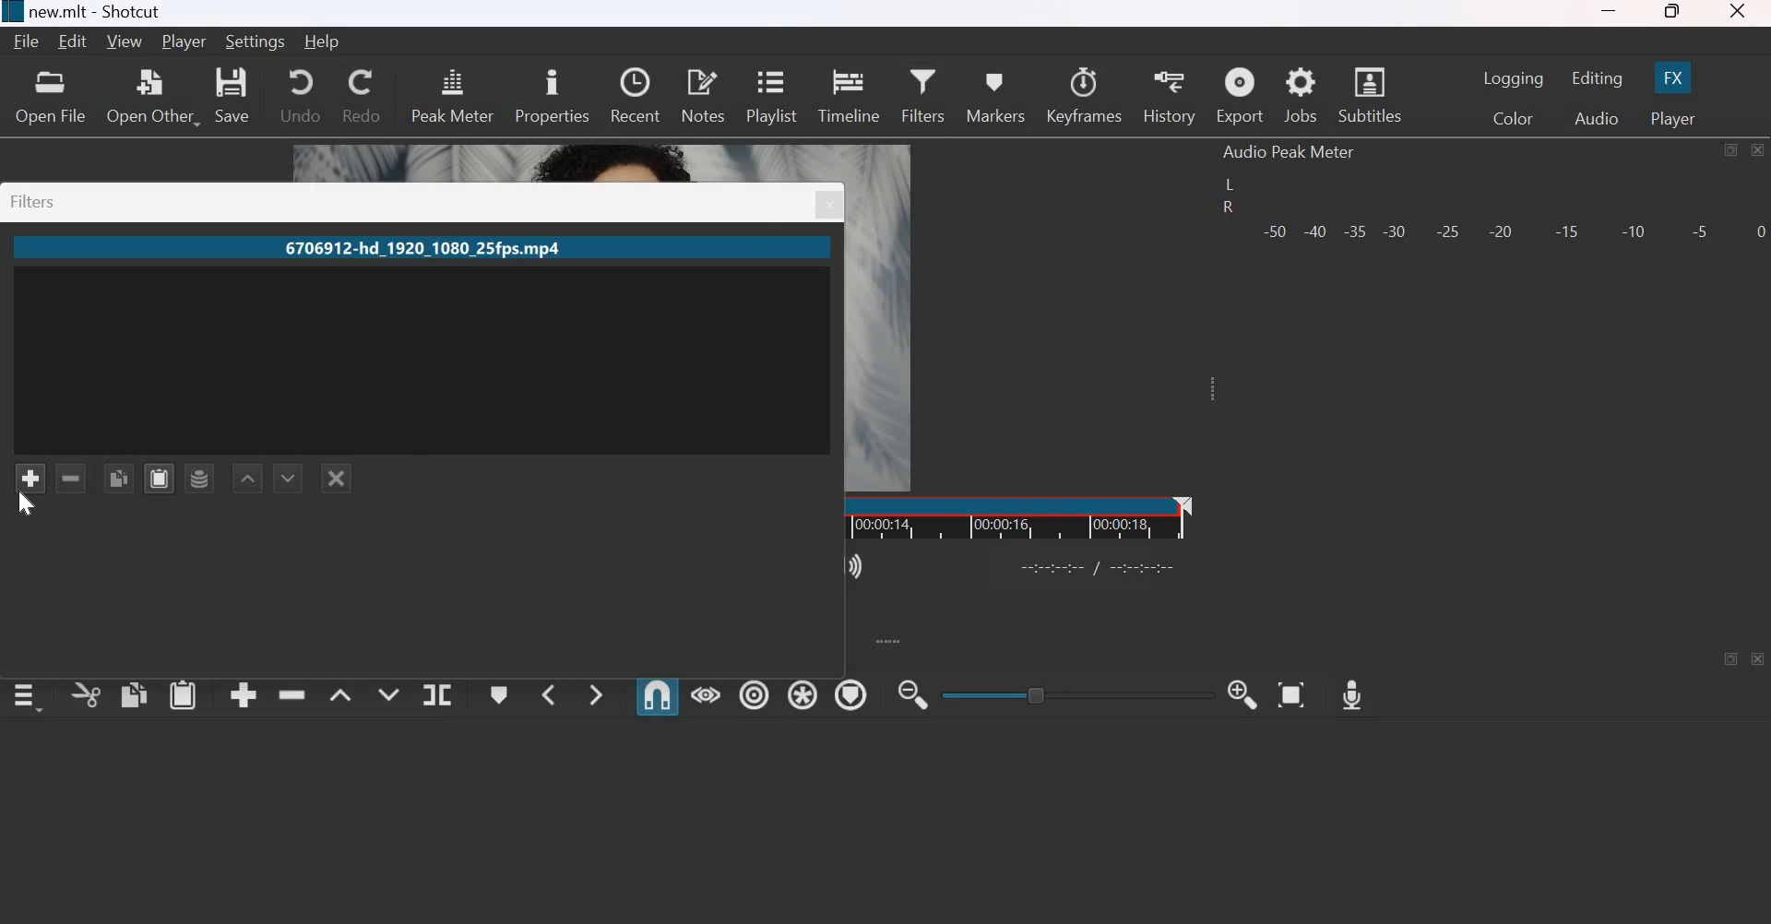 The width and height of the screenshot is (1771, 924). Describe the element at coordinates (40, 201) in the screenshot. I see `Filters` at that location.